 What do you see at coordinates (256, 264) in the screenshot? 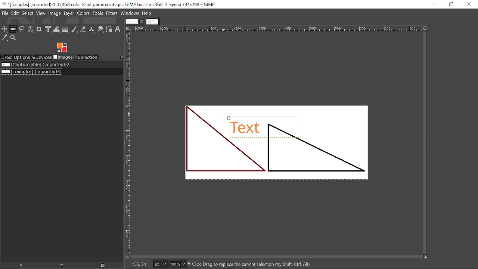
I see `“ck-Drag to replace the current selection dry Shift, Cirl, AR)` at bounding box center [256, 264].